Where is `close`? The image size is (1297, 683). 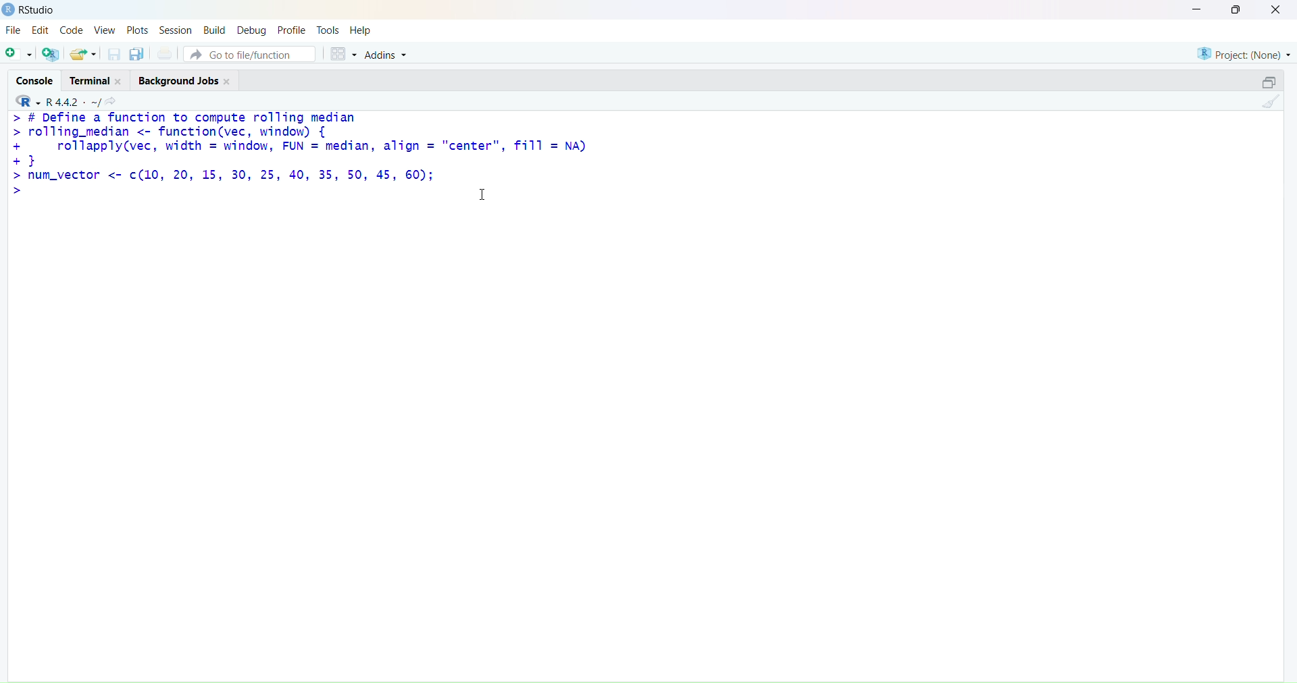
close is located at coordinates (227, 82).